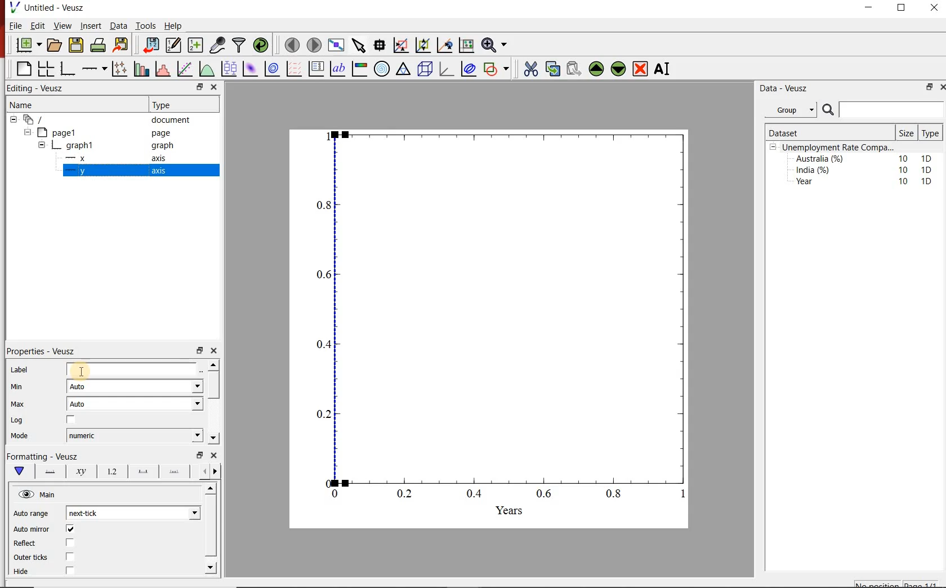 This screenshot has width=946, height=588. Describe the element at coordinates (132, 369) in the screenshot. I see `label field` at that location.